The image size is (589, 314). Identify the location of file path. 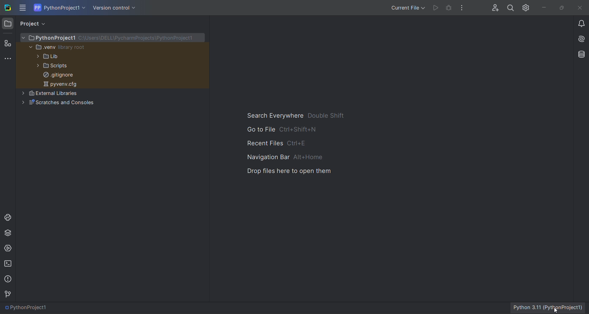
(28, 308).